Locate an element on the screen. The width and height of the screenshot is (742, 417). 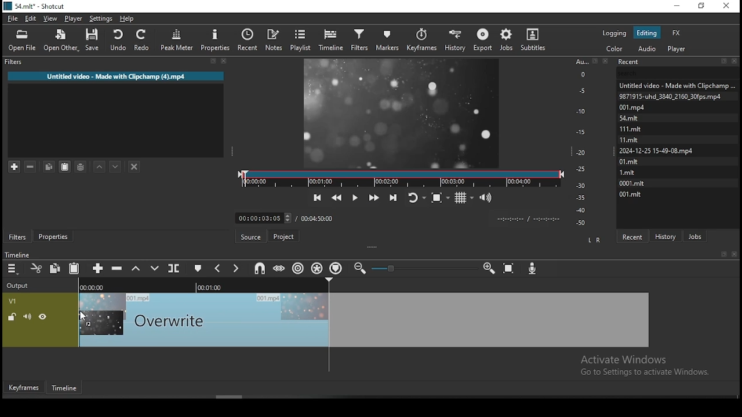
overwrite is located at coordinates (155, 268).